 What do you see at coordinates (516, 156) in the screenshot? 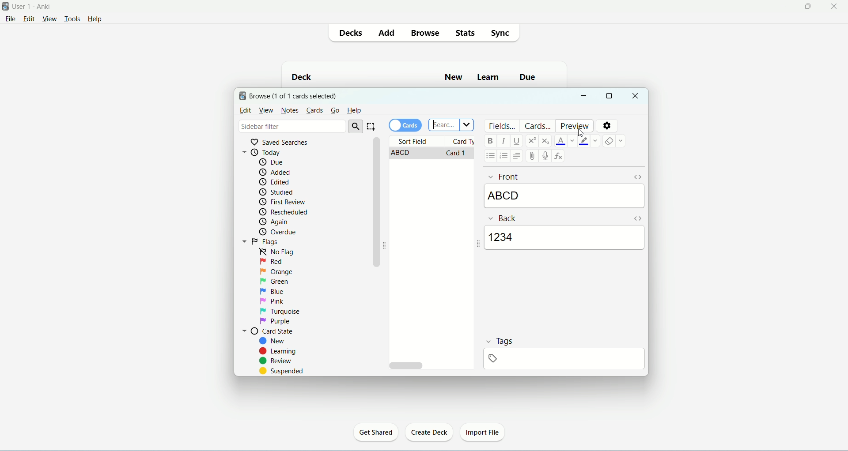
I see `allignment` at bounding box center [516, 156].